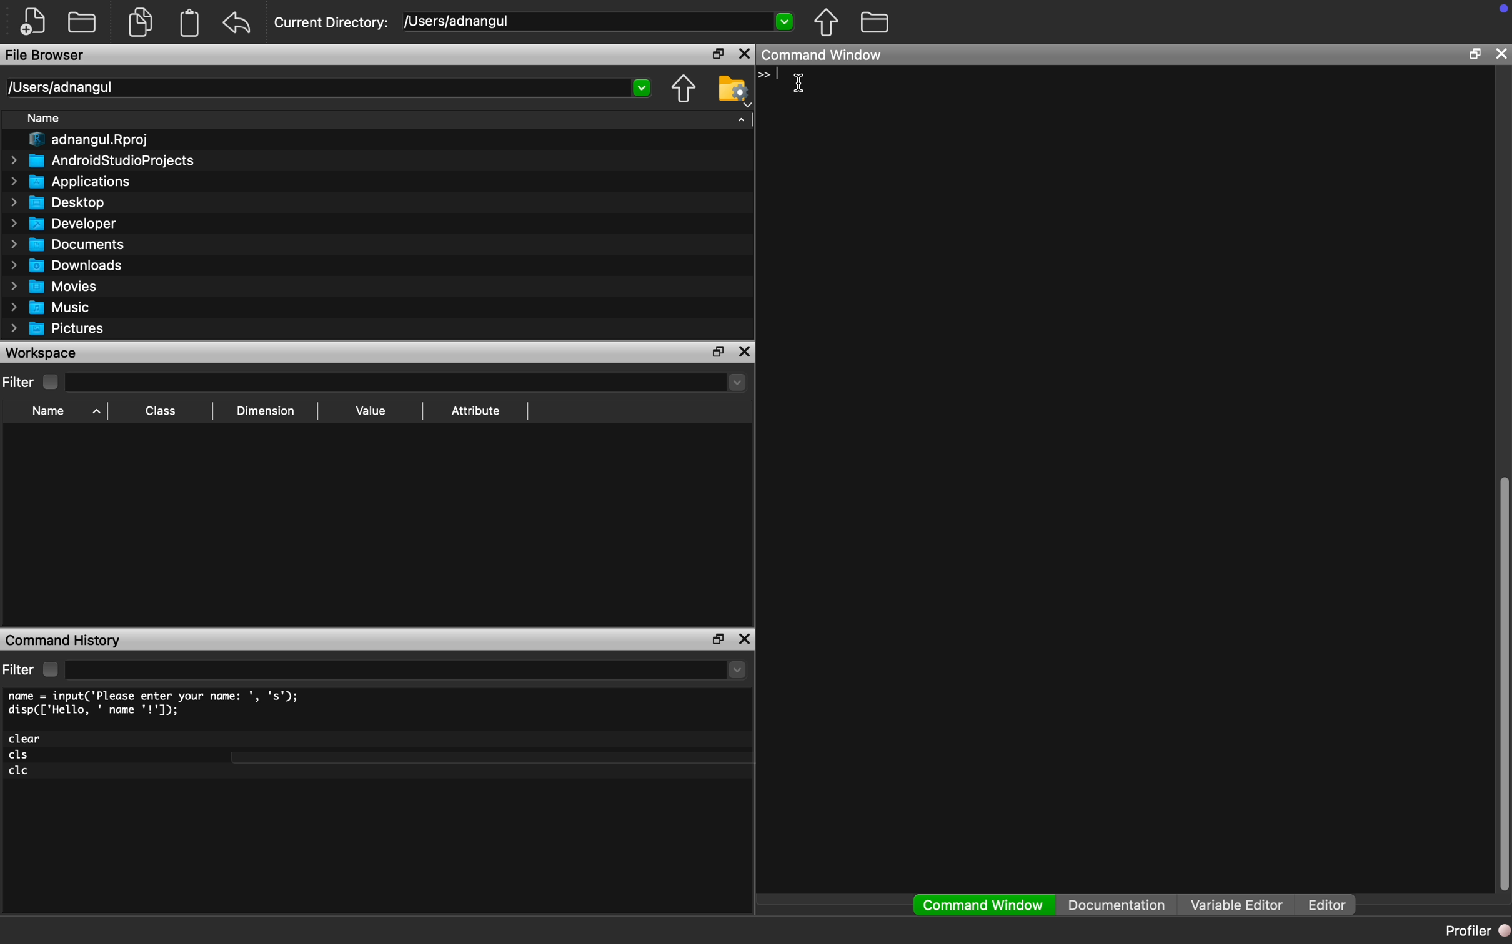  I want to click on clear, so click(26, 739).